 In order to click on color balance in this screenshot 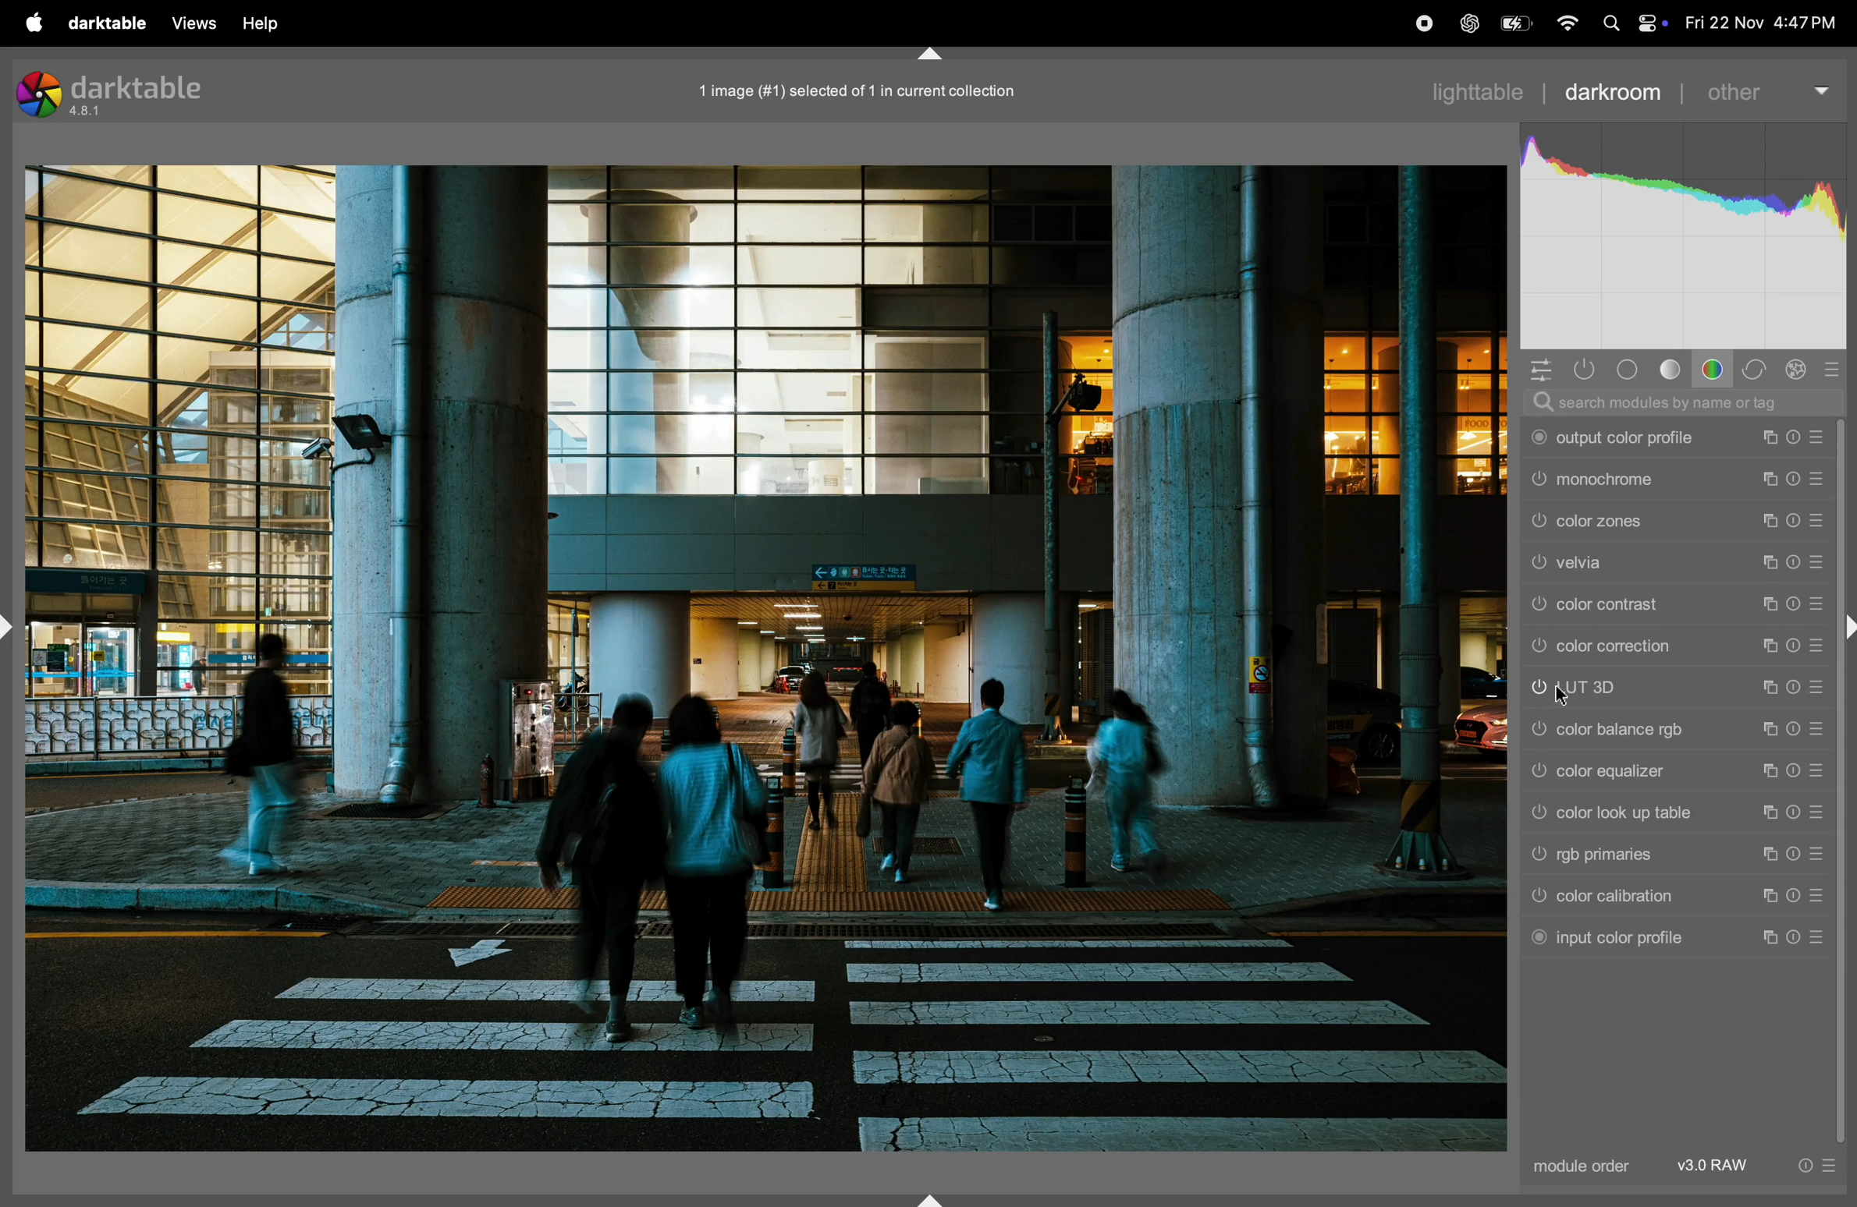, I will do `click(1646, 728)`.